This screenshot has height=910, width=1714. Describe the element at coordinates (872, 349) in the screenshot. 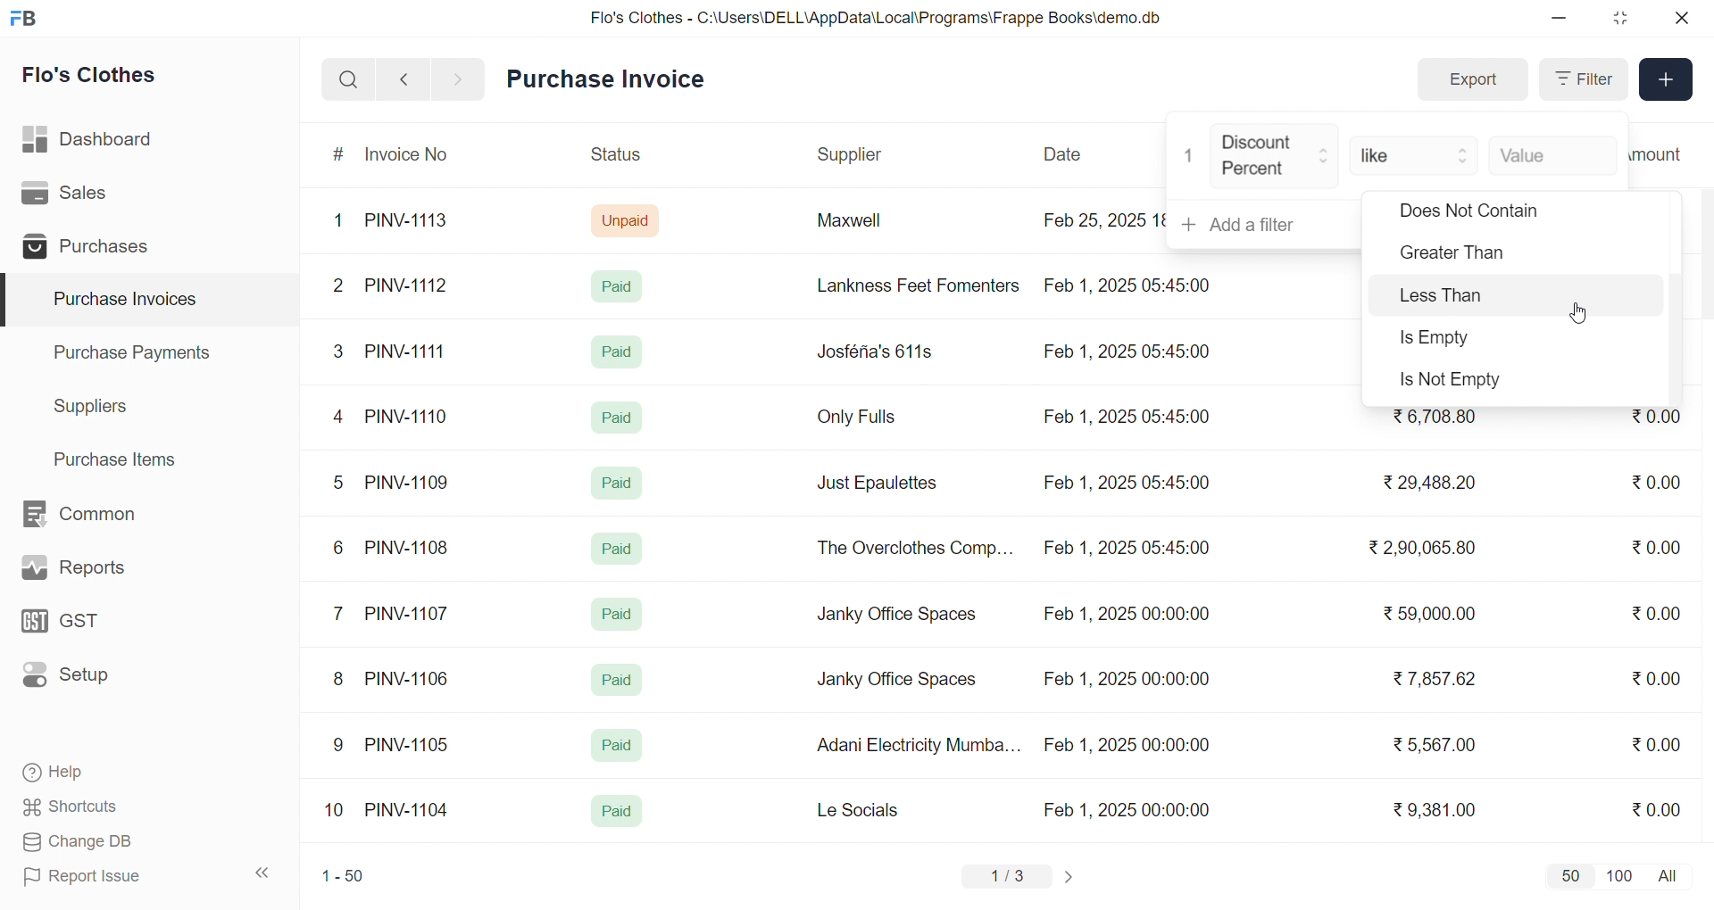

I see `Josféria's 611s` at that location.